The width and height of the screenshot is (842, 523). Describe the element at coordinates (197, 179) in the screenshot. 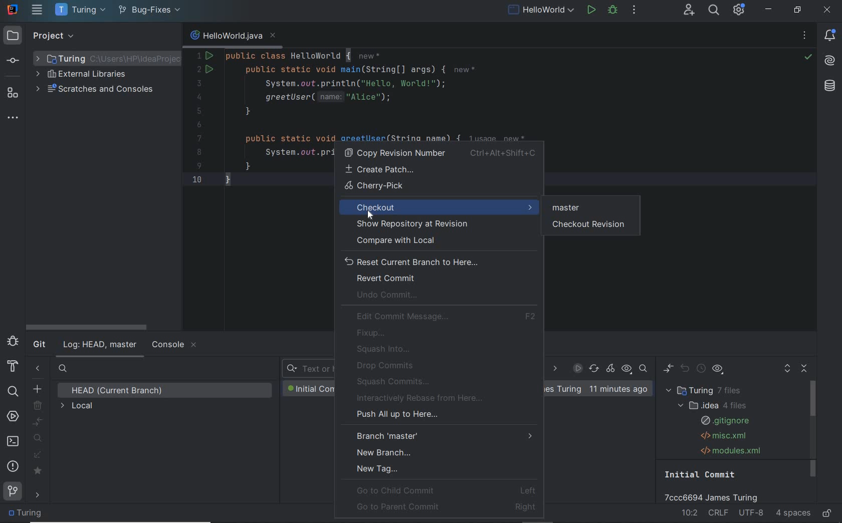

I see `10` at that location.